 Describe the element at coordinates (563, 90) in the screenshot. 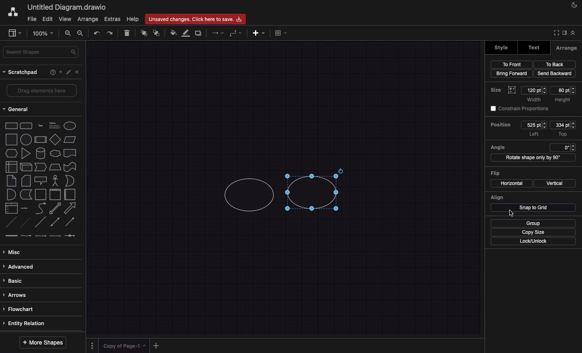

I see `80pt` at that location.